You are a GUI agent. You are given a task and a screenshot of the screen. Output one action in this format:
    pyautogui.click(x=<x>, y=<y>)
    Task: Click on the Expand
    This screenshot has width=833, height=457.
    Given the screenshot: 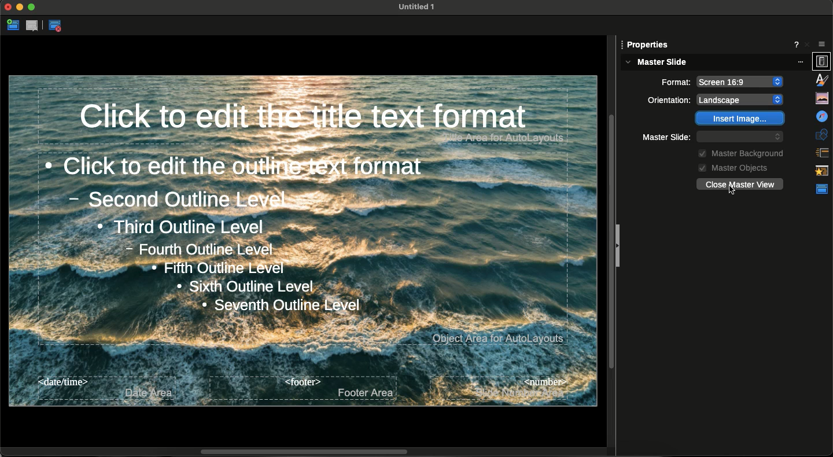 What is the action you would take?
    pyautogui.click(x=32, y=7)
    